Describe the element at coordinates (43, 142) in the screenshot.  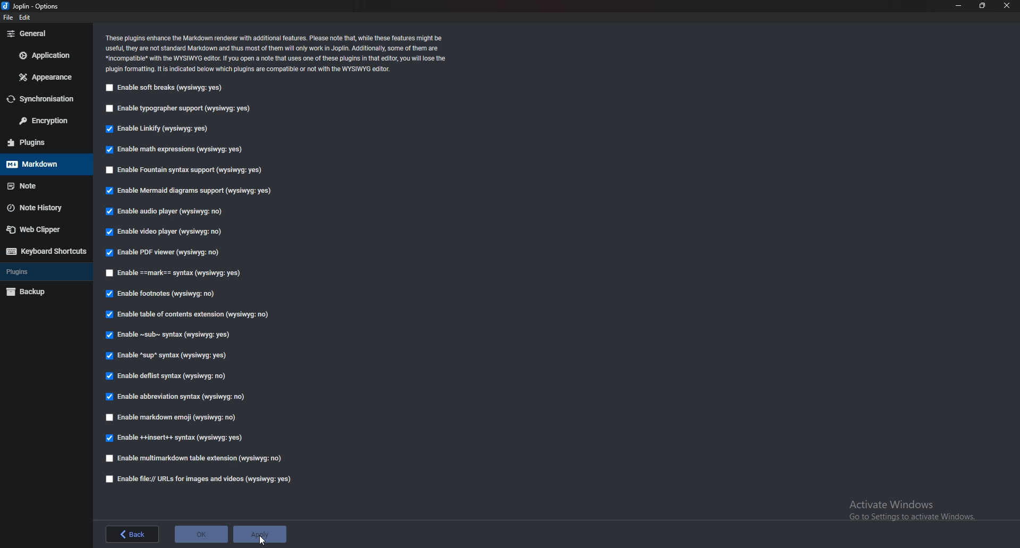
I see `plugins` at that location.